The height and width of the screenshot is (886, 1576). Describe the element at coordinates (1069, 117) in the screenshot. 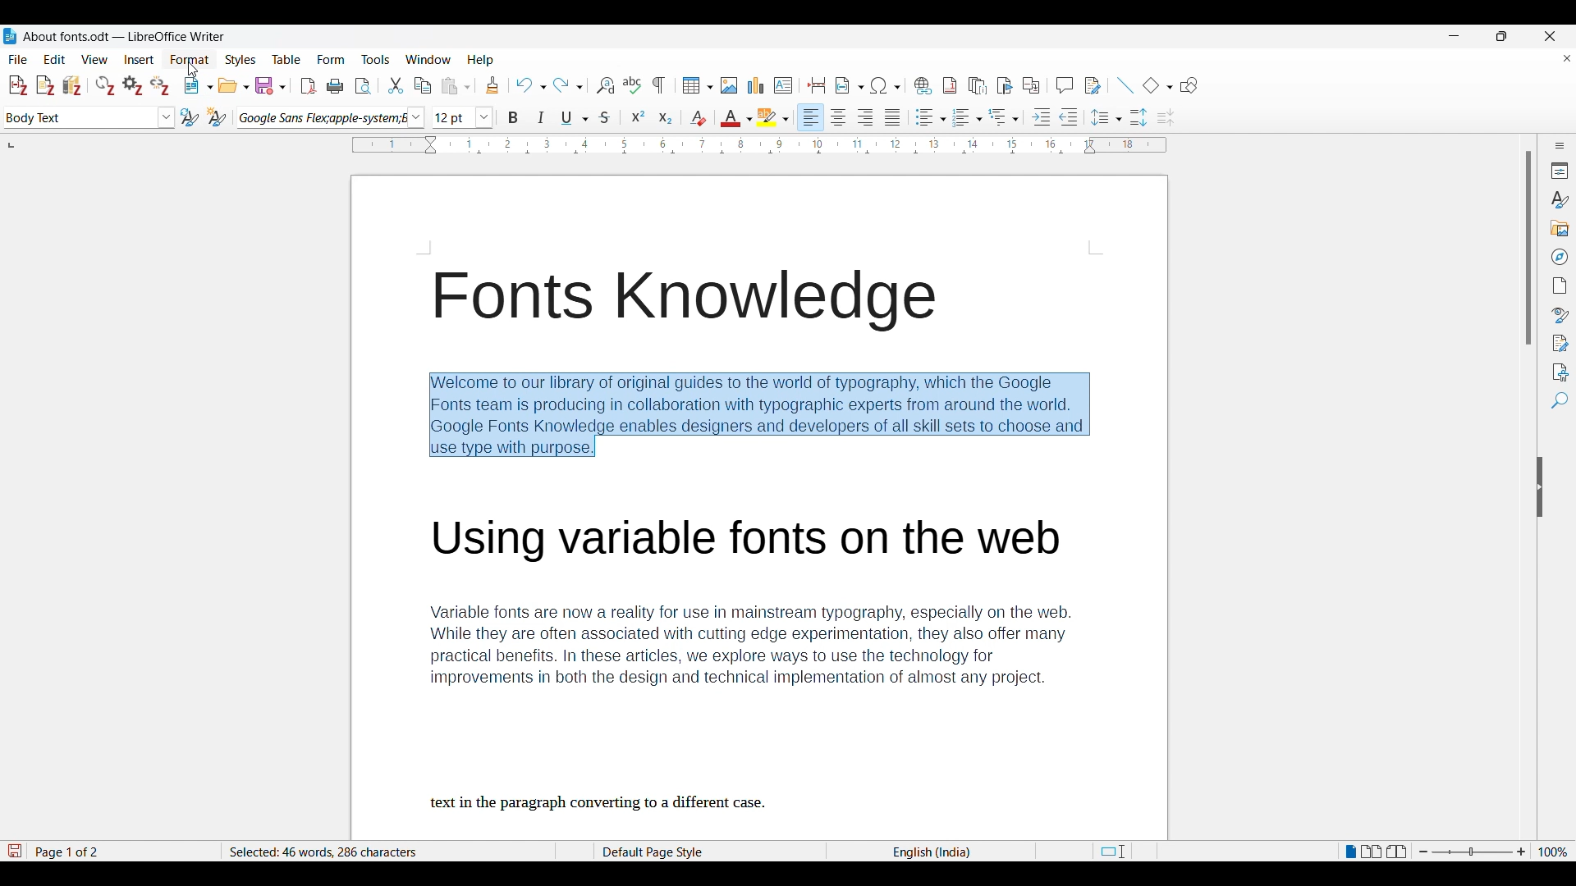

I see `Decrease indent` at that location.